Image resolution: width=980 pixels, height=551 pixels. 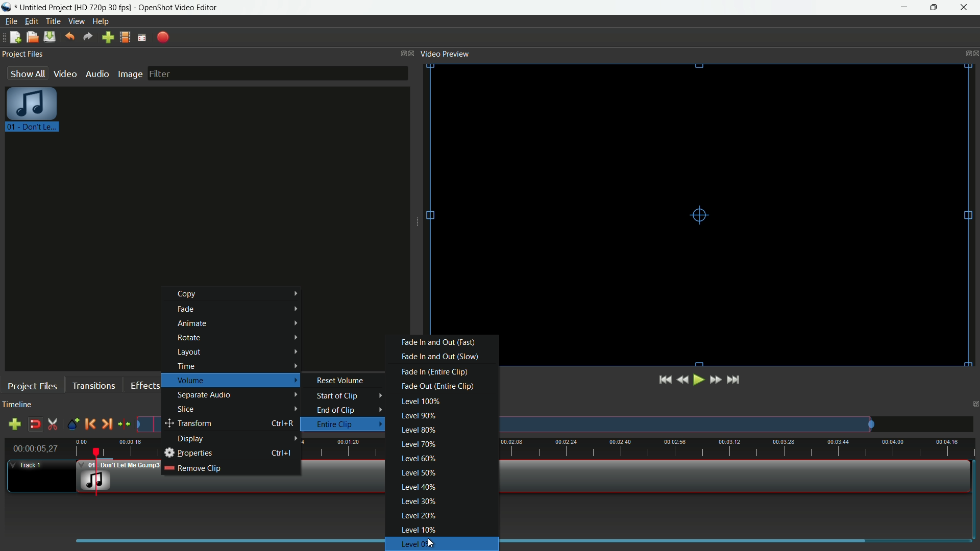 I want to click on fade, so click(x=242, y=309).